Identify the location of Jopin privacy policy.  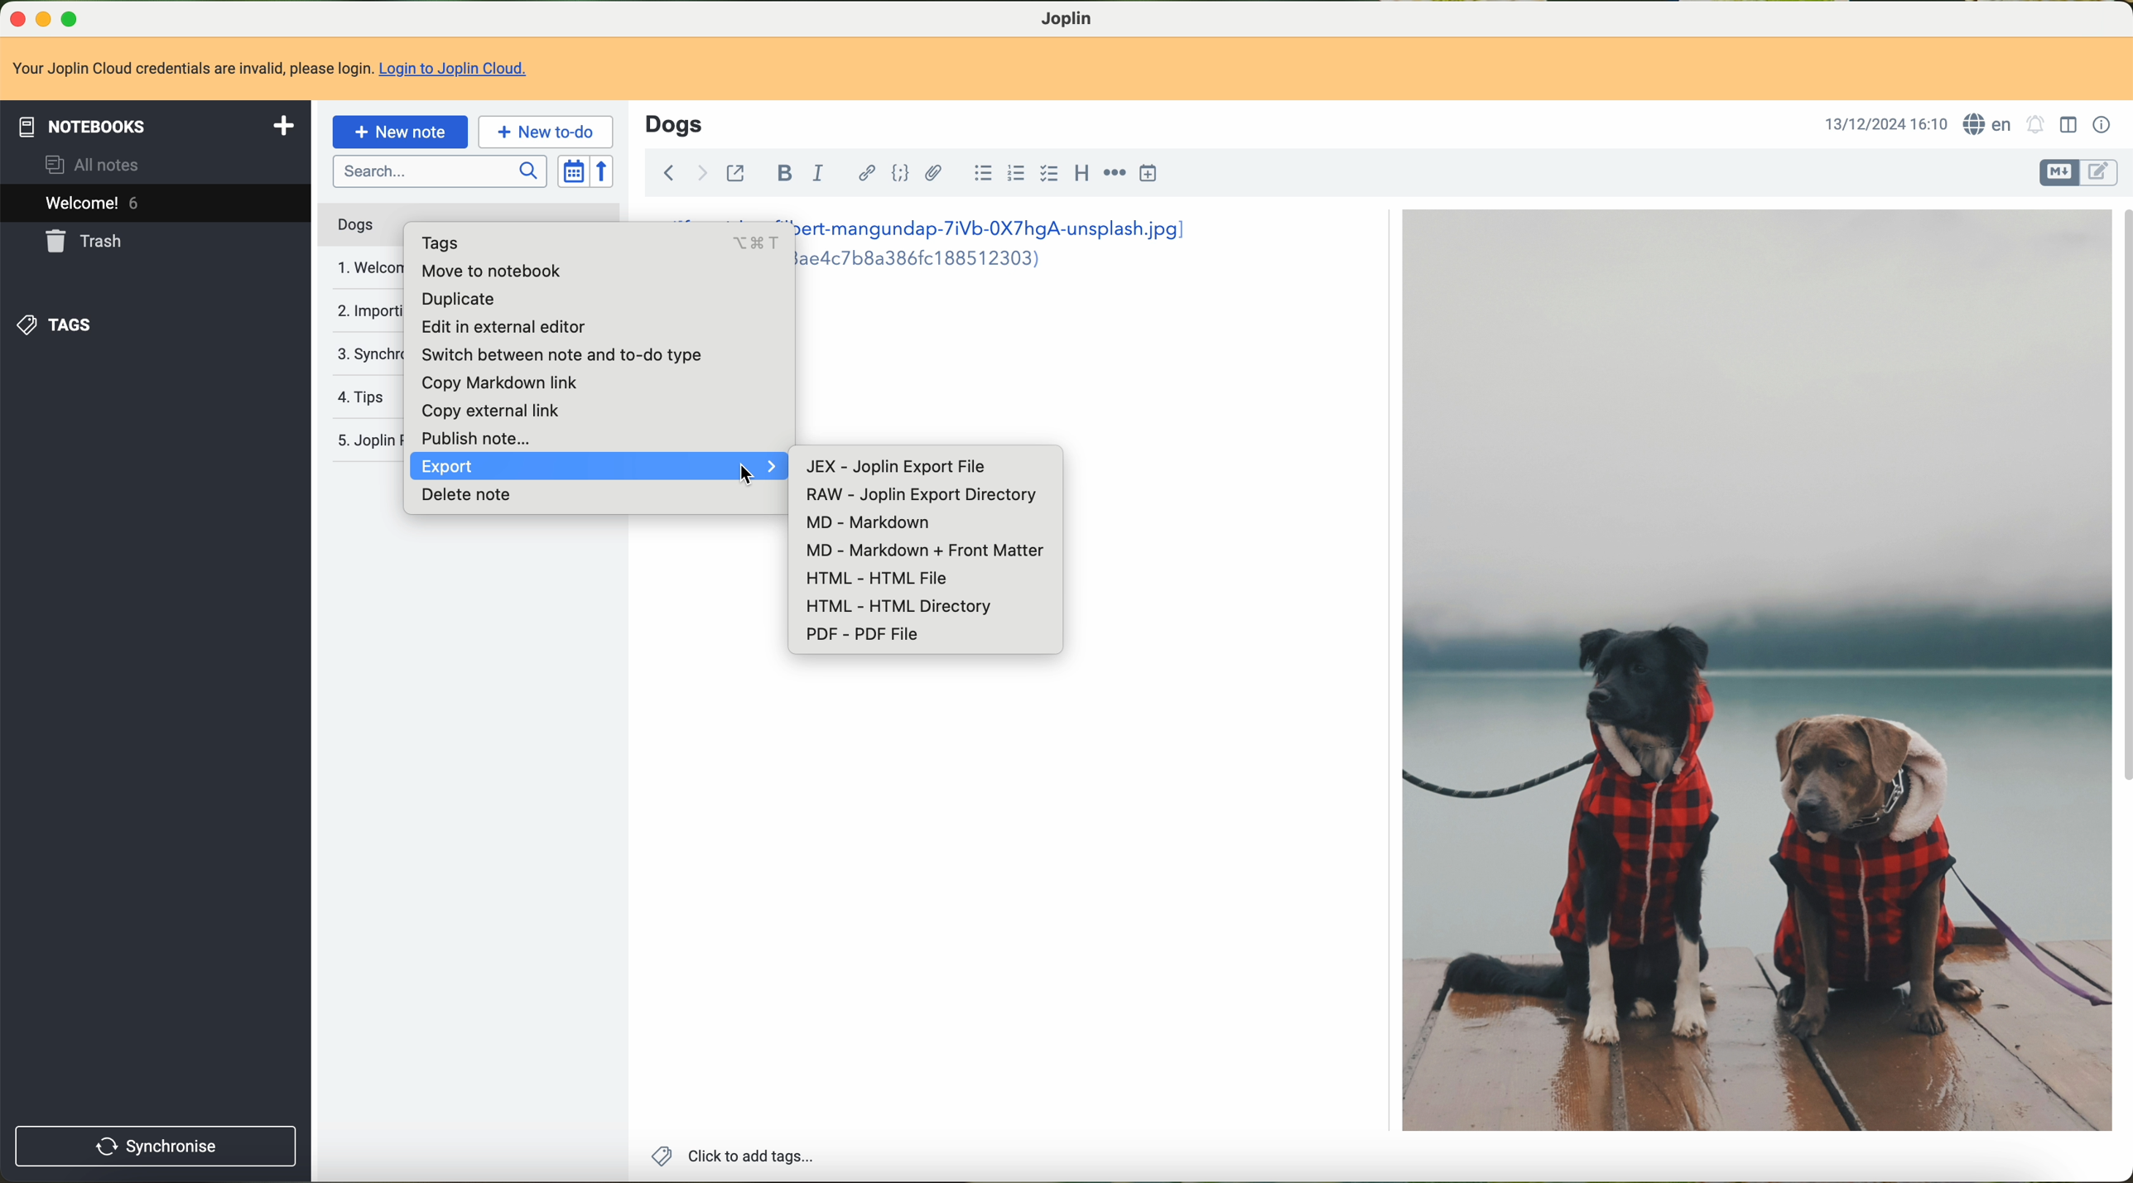
(363, 437).